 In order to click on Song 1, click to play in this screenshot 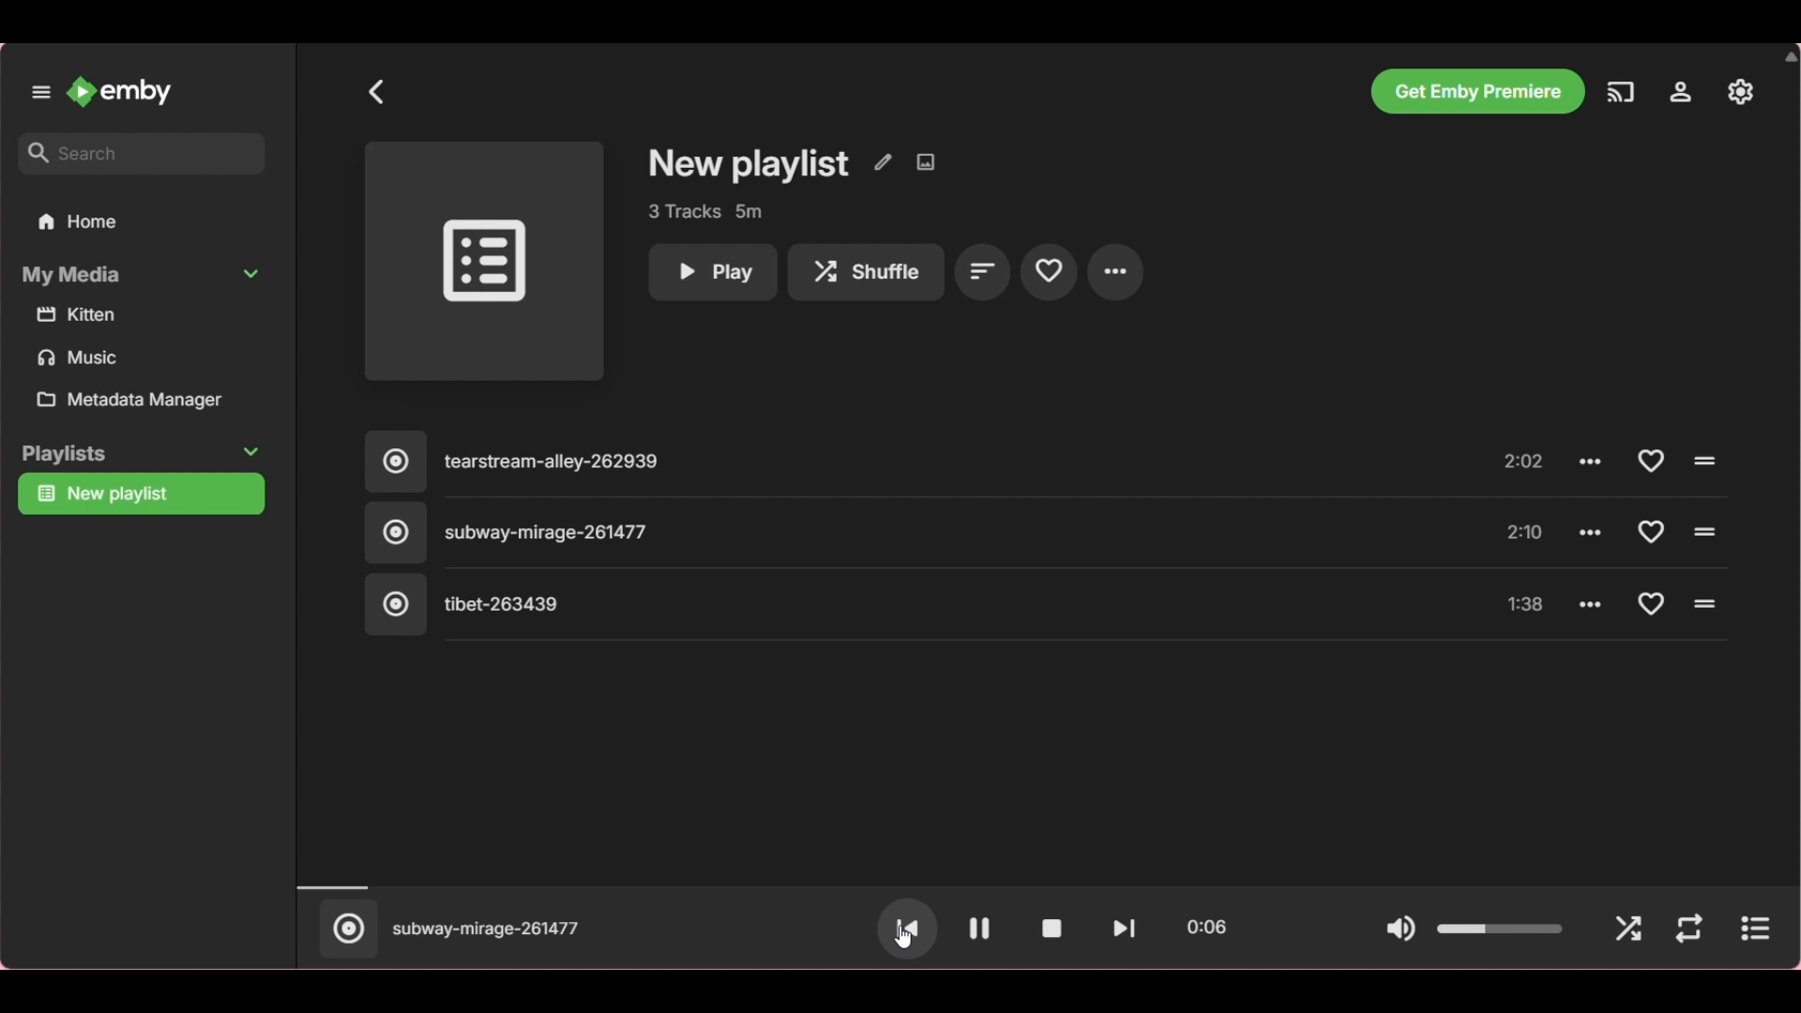, I will do `click(892, 463)`.